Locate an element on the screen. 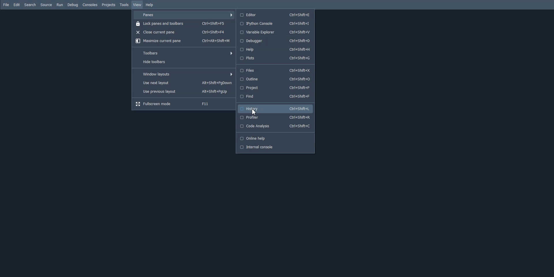  Debug is located at coordinates (73, 5).